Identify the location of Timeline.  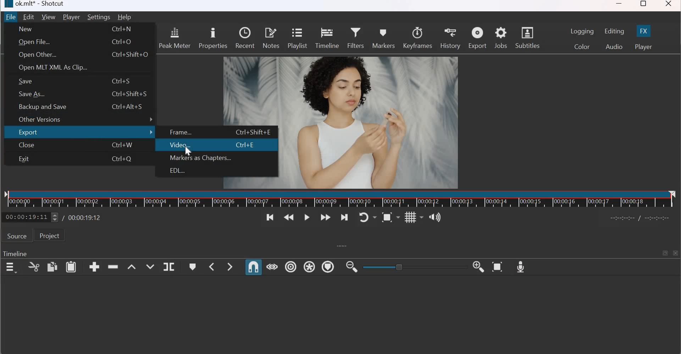
(328, 37).